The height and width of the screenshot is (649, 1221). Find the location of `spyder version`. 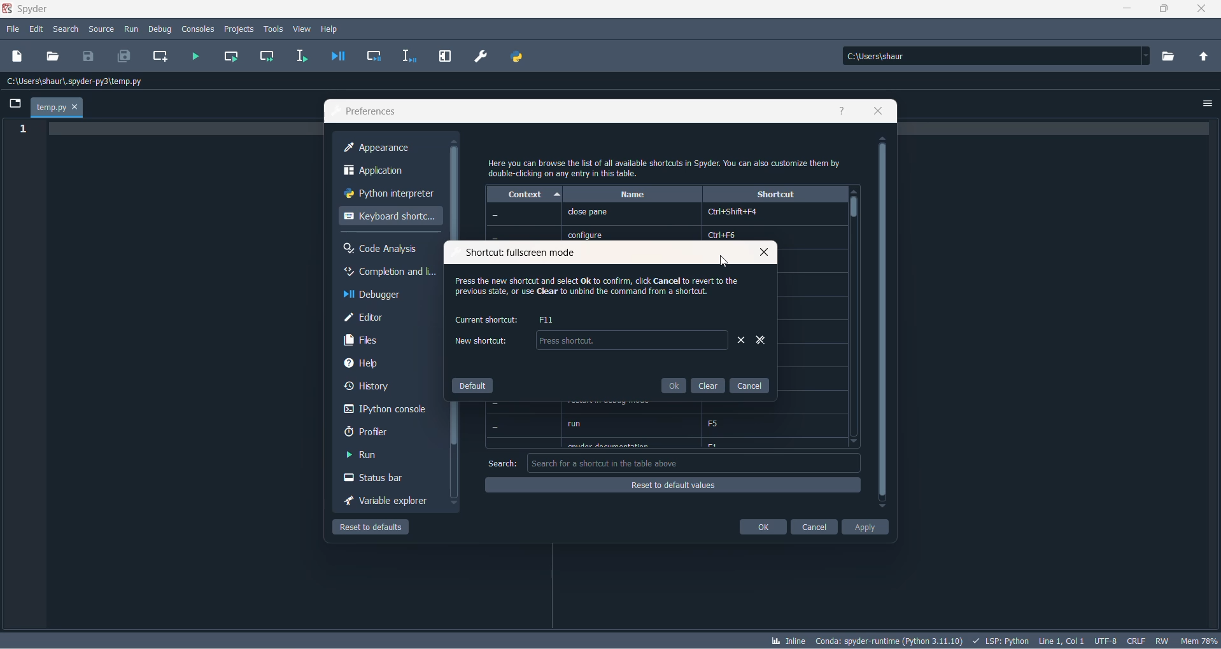

spyder version is located at coordinates (891, 639).